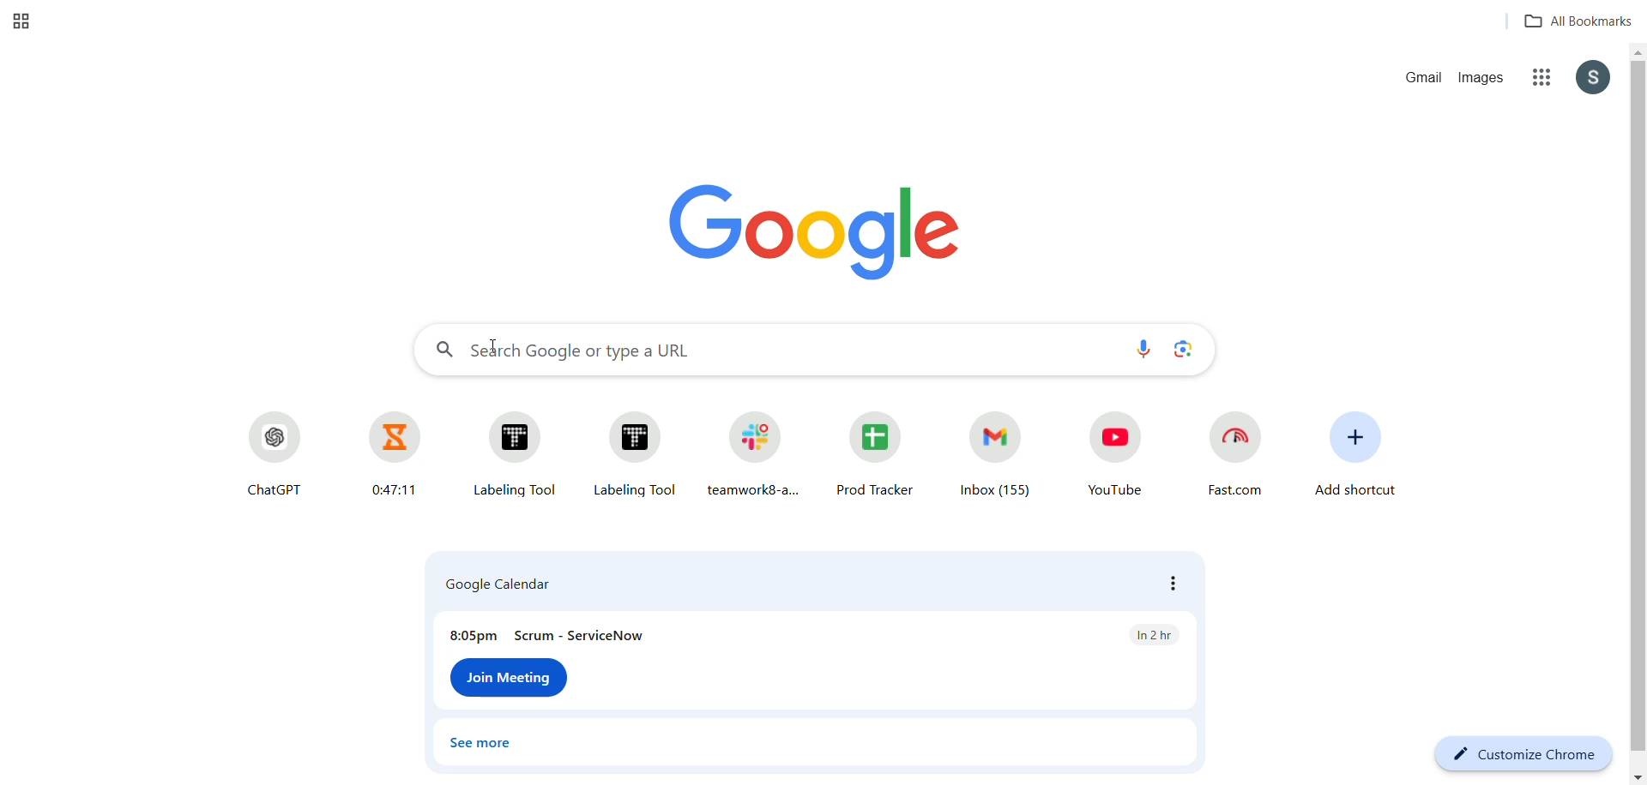 The width and height of the screenshot is (1647, 785). I want to click on Fast.com, so click(1232, 458).